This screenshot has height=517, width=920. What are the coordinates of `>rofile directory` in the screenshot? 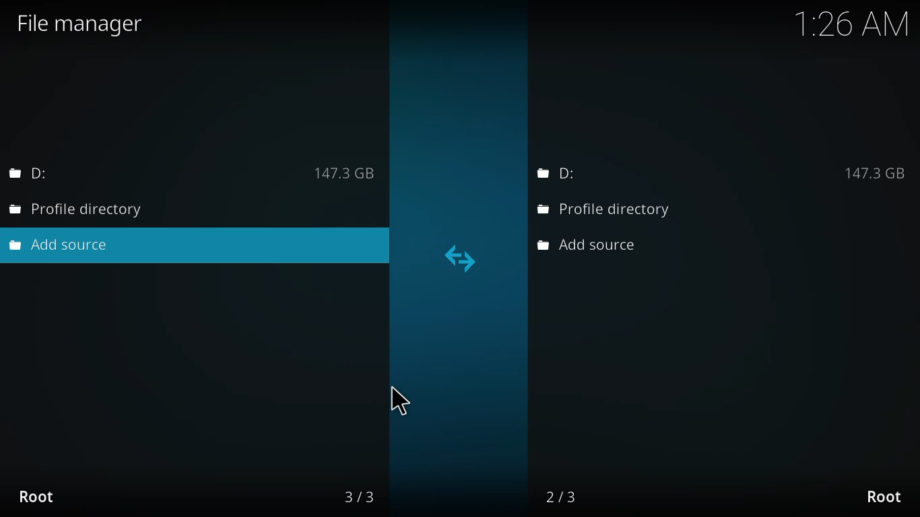 It's located at (603, 211).